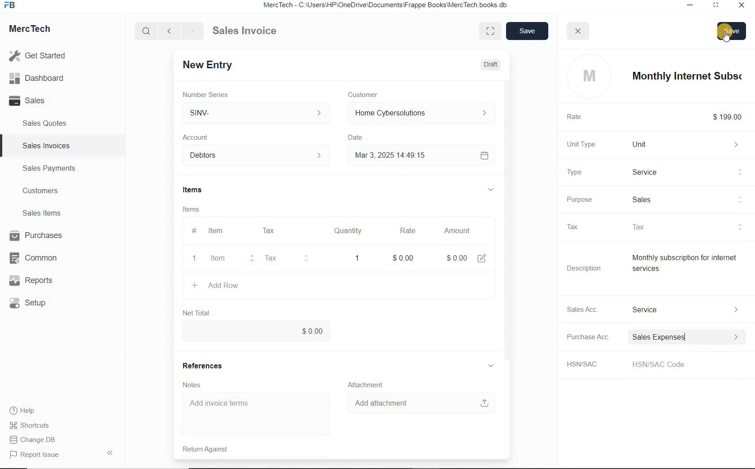  I want to click on MercTech - C:\Users\HP\OneDrive\Documents\Frappe Books\MercTech books db, so click(386, 5).